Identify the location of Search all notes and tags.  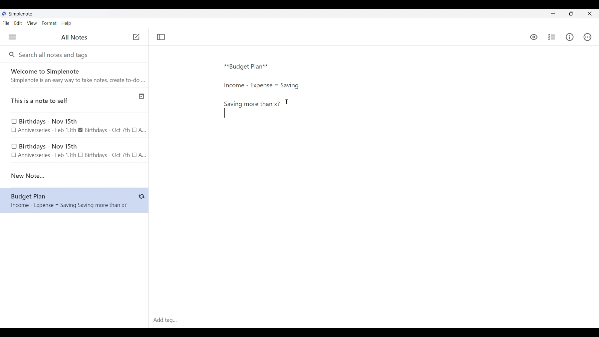
(55, 54).